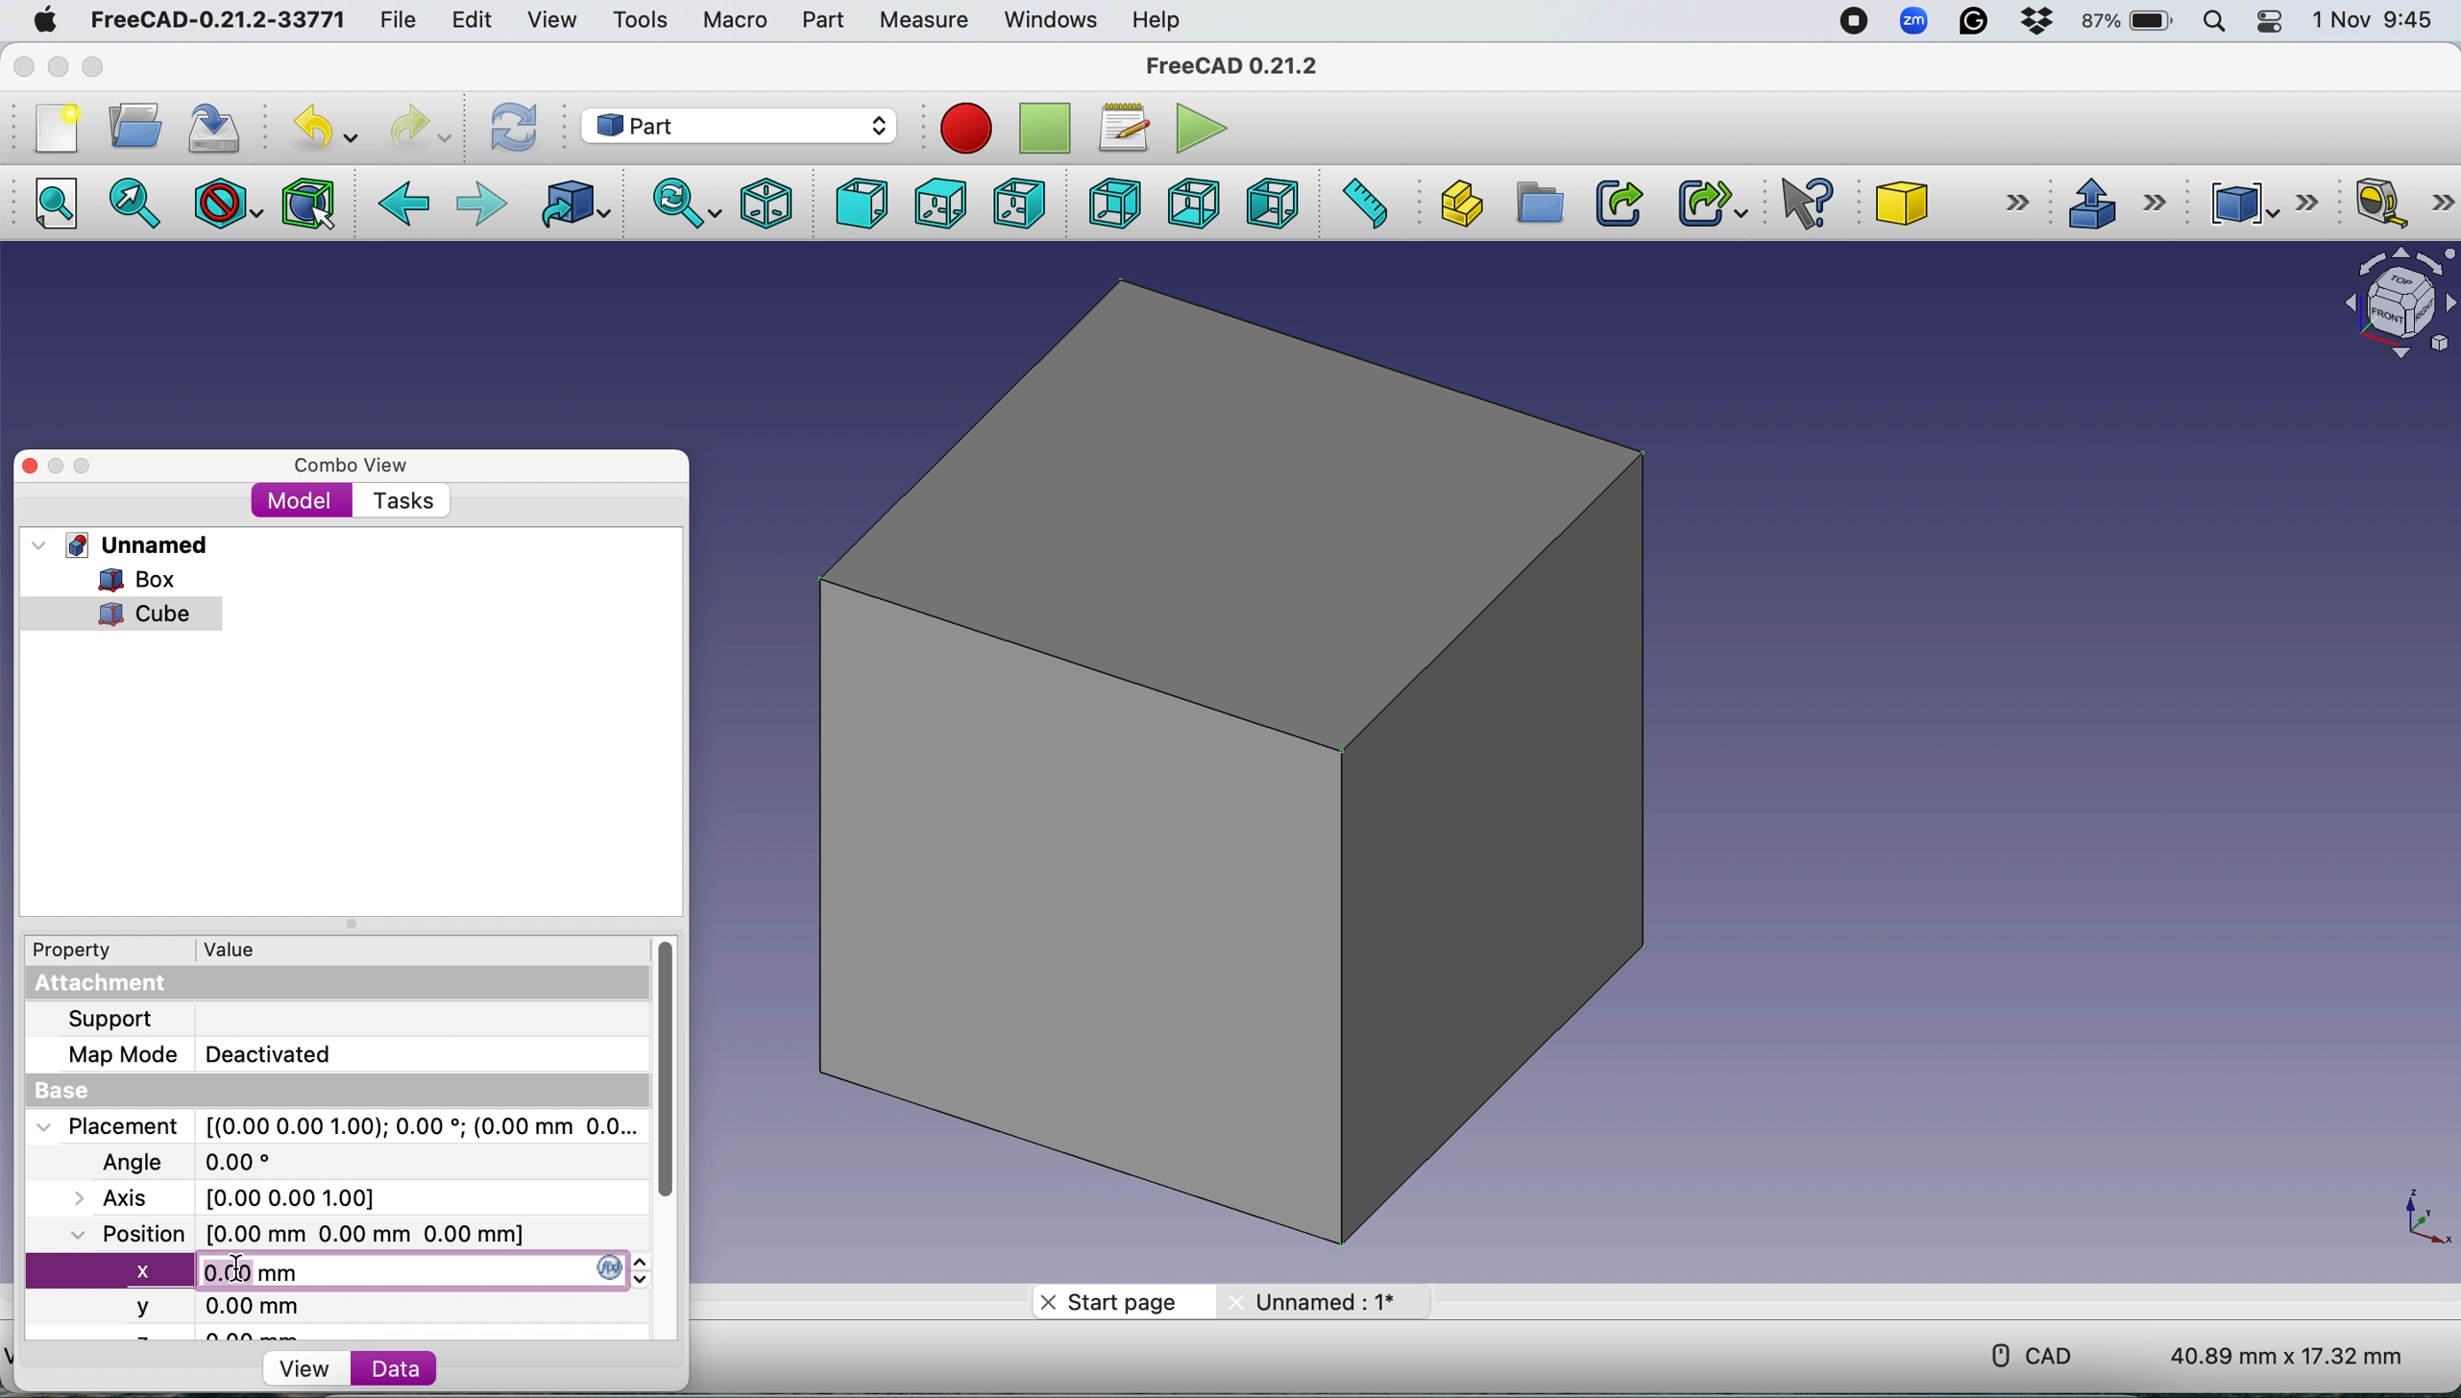 The width and height of the screenshot is (2461, 1398). I want to click on Part, so click(822, 20).